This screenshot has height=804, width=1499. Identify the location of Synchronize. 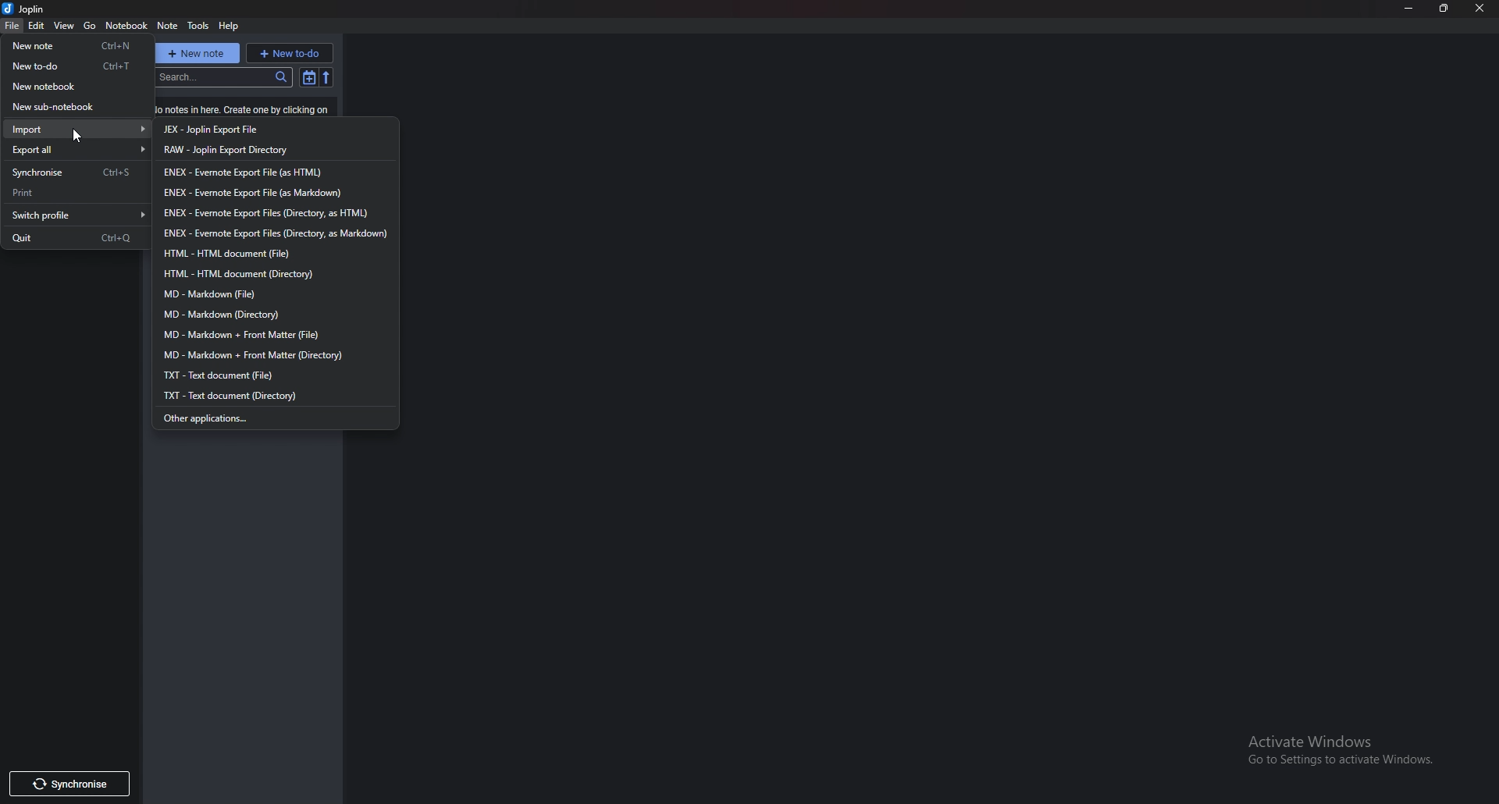
(73, 174).